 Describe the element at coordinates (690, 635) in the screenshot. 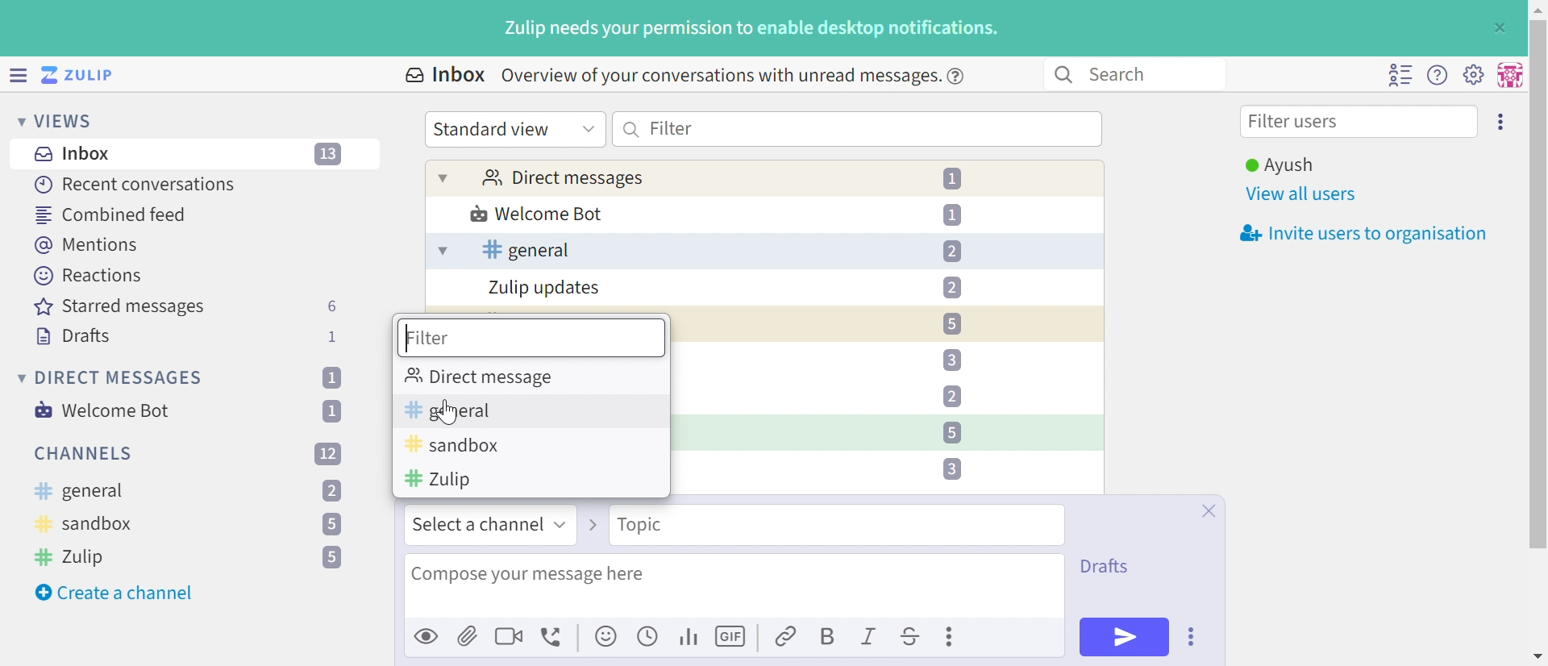

I see `Polls` at that location.